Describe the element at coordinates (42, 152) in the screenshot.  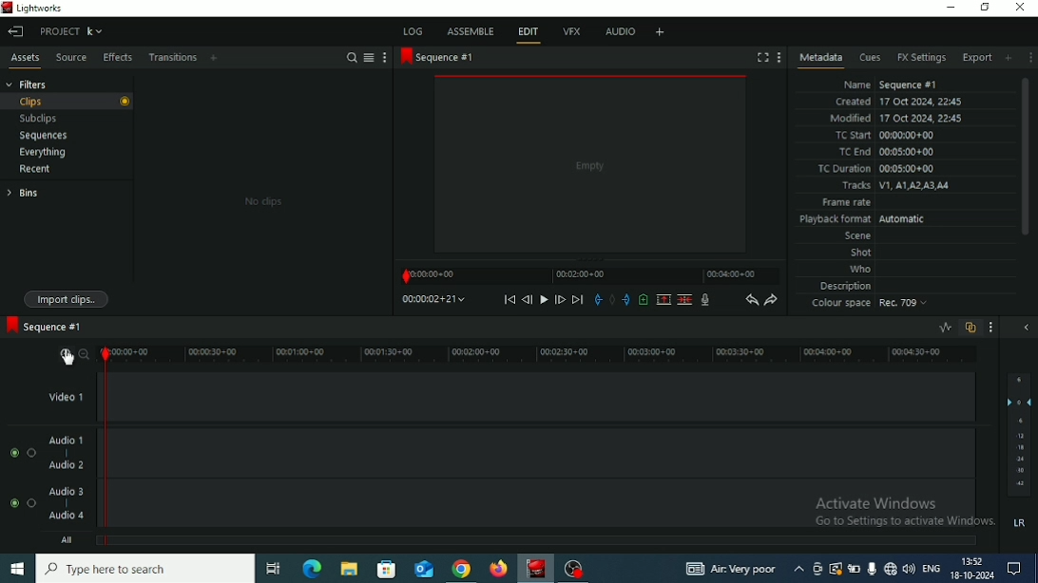
I see `Everything` at that location.